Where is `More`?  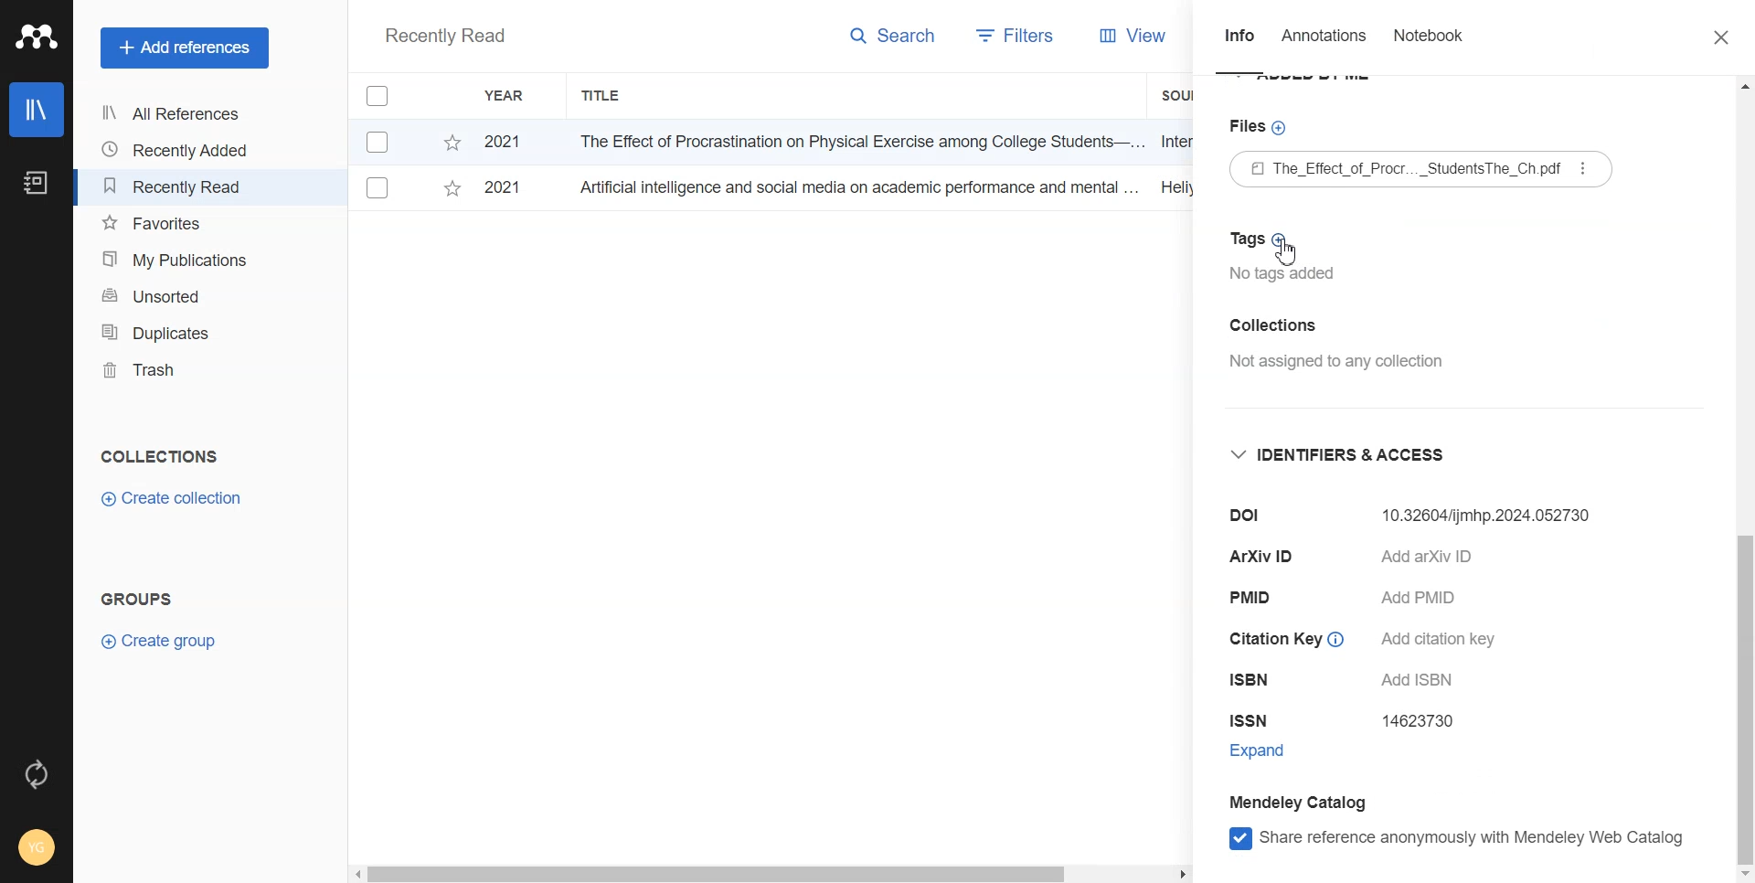
More is located at coordinates (1585, 168).